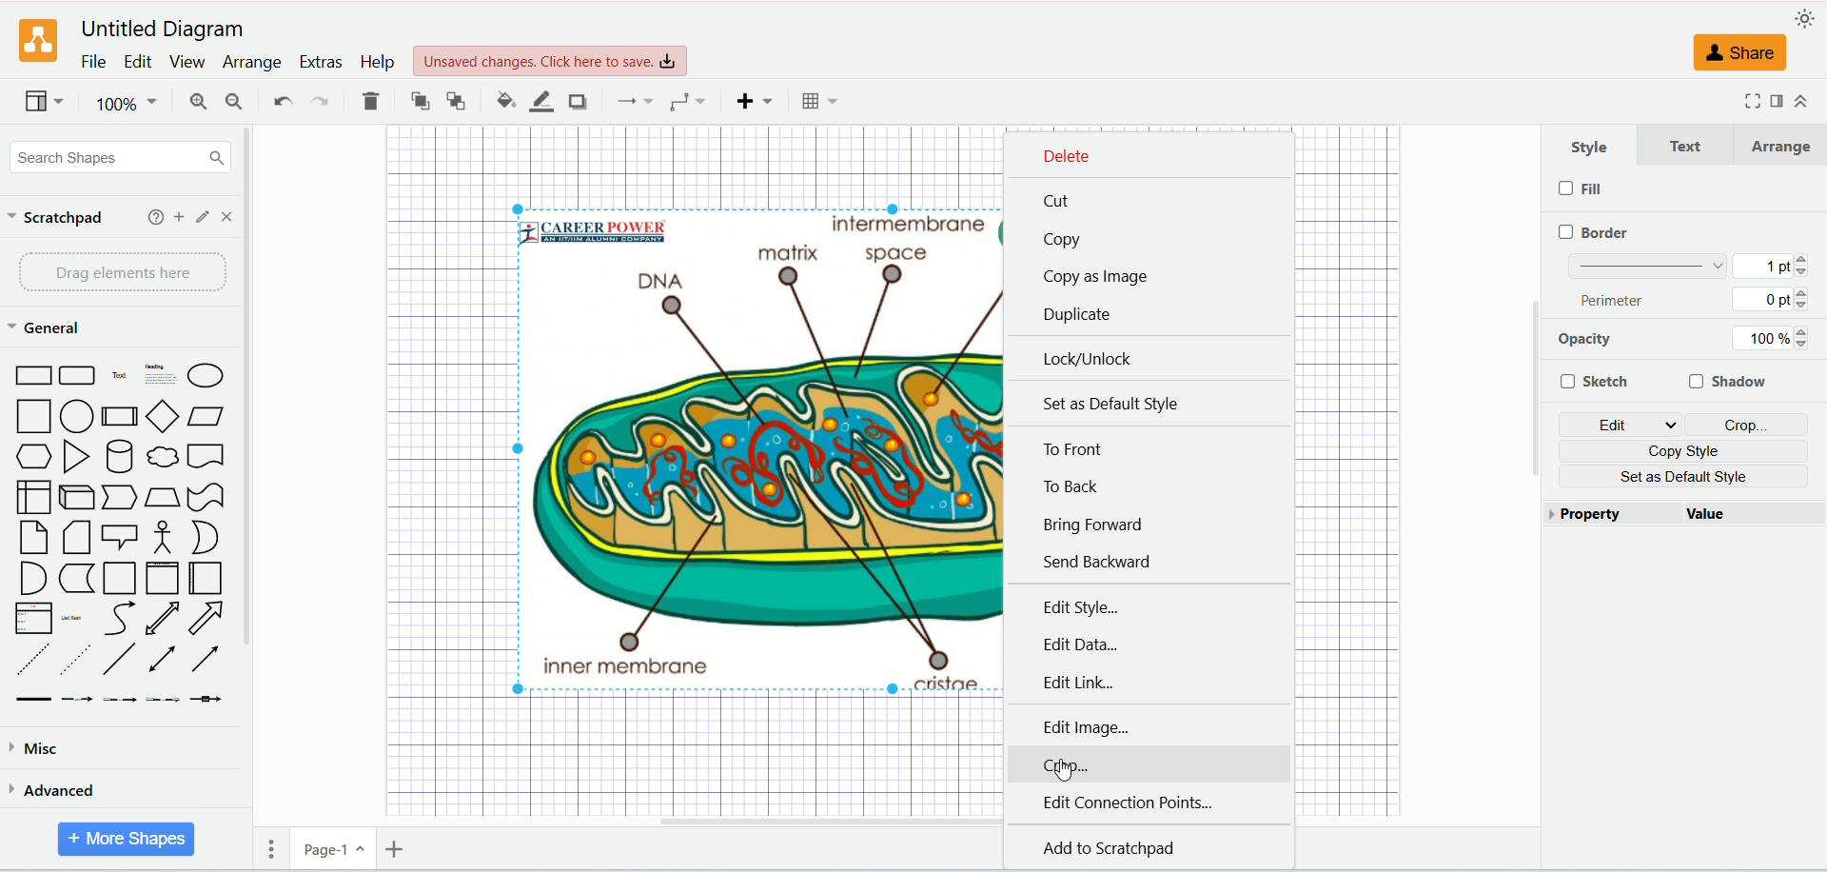 Image resolution: width=1827 pixels, height=872 pixels. Describe the element at coordinates (1745, 425) in the screenshot. I see `crop` at that location.